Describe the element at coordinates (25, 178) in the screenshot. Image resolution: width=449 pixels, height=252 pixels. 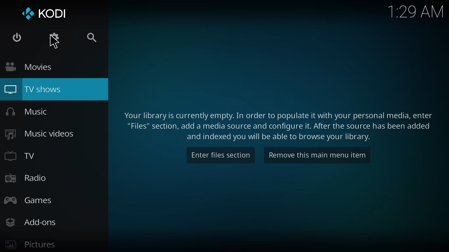
I see `radio` at that location.